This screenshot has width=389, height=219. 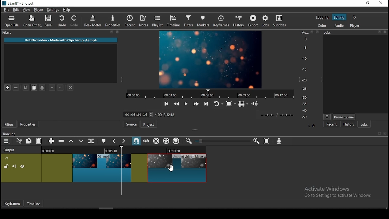 What do you see at coordinates (380, 32) in the screenshot?
I see `` at bounding box center [380, 32].